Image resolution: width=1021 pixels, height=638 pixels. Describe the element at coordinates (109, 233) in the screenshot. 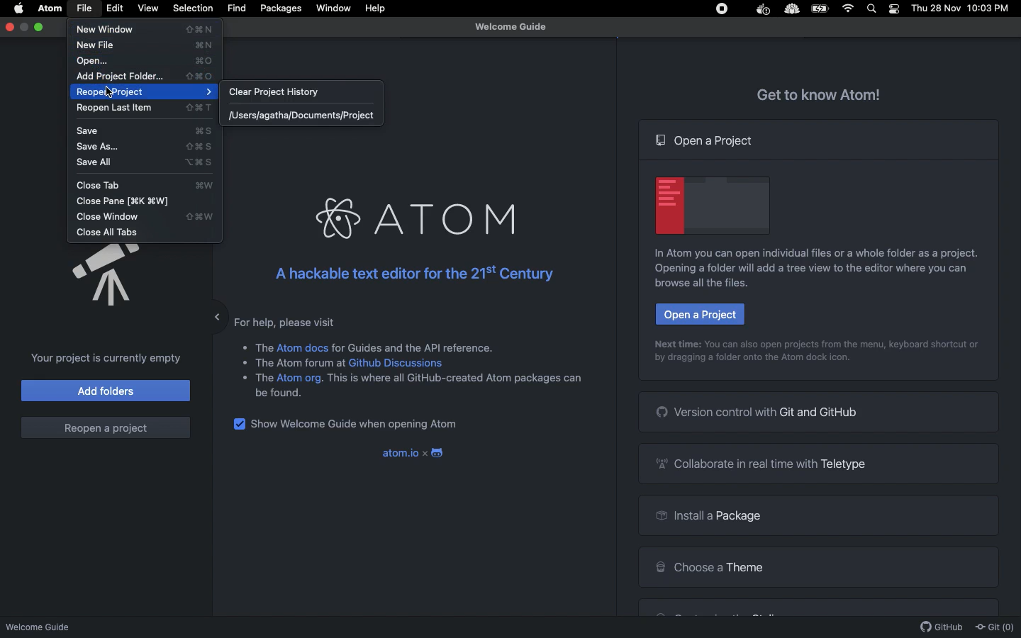

I see `Close all tabs` at that location.